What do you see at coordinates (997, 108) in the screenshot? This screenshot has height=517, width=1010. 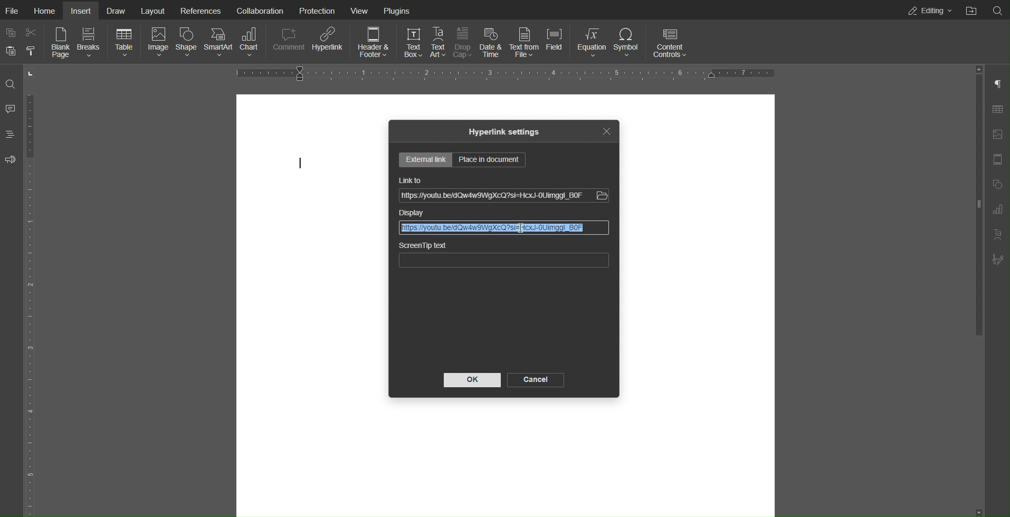 I see `Table Settings` at bounding box center [997, 108].